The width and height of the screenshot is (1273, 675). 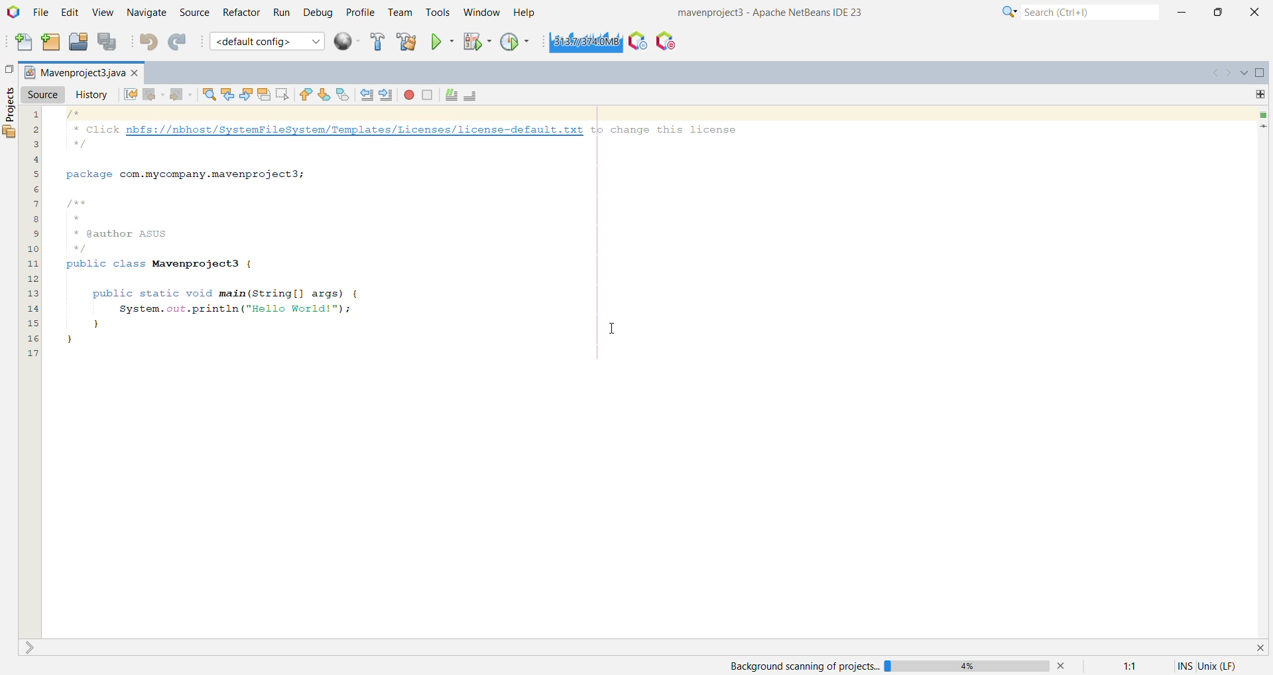 I want to click on New project name, so click(x=75, y=72).